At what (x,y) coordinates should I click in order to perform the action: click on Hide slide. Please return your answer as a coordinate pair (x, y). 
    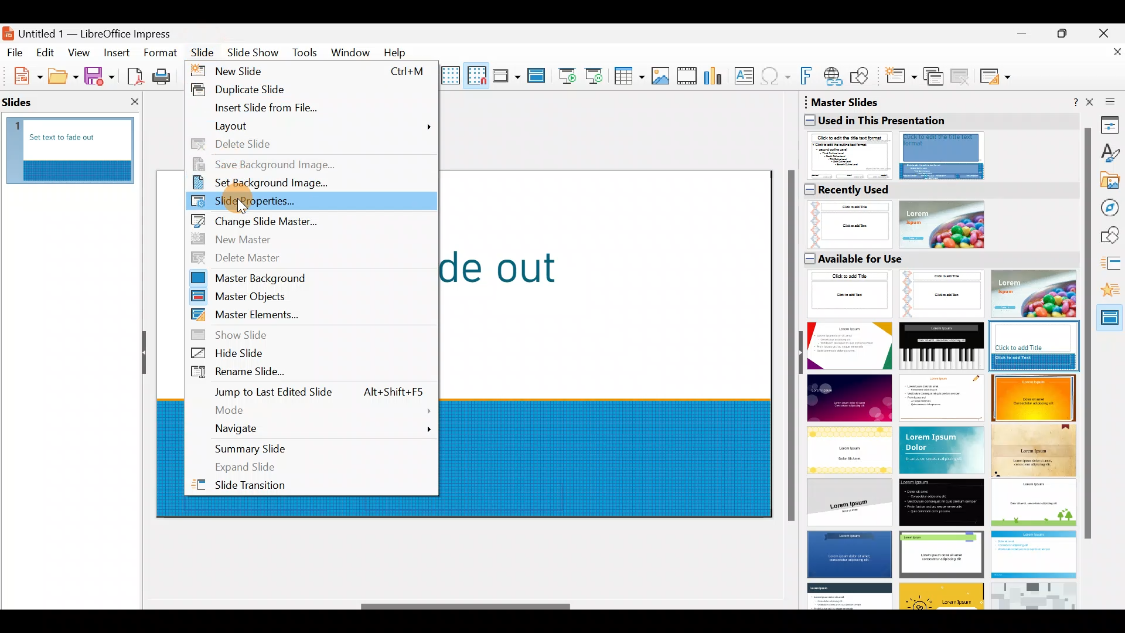
    Looking at the image, I should click on (316, 356).